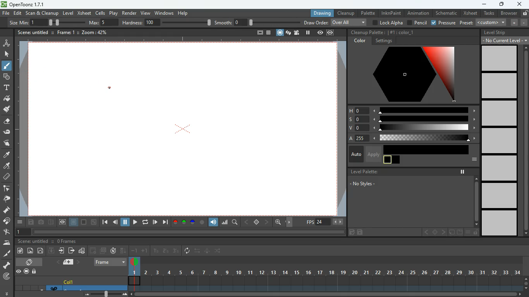 The image size is (529, 297). Describe the element at coordinates (35, 272) in the screenshot. I see `unlock` at that location.